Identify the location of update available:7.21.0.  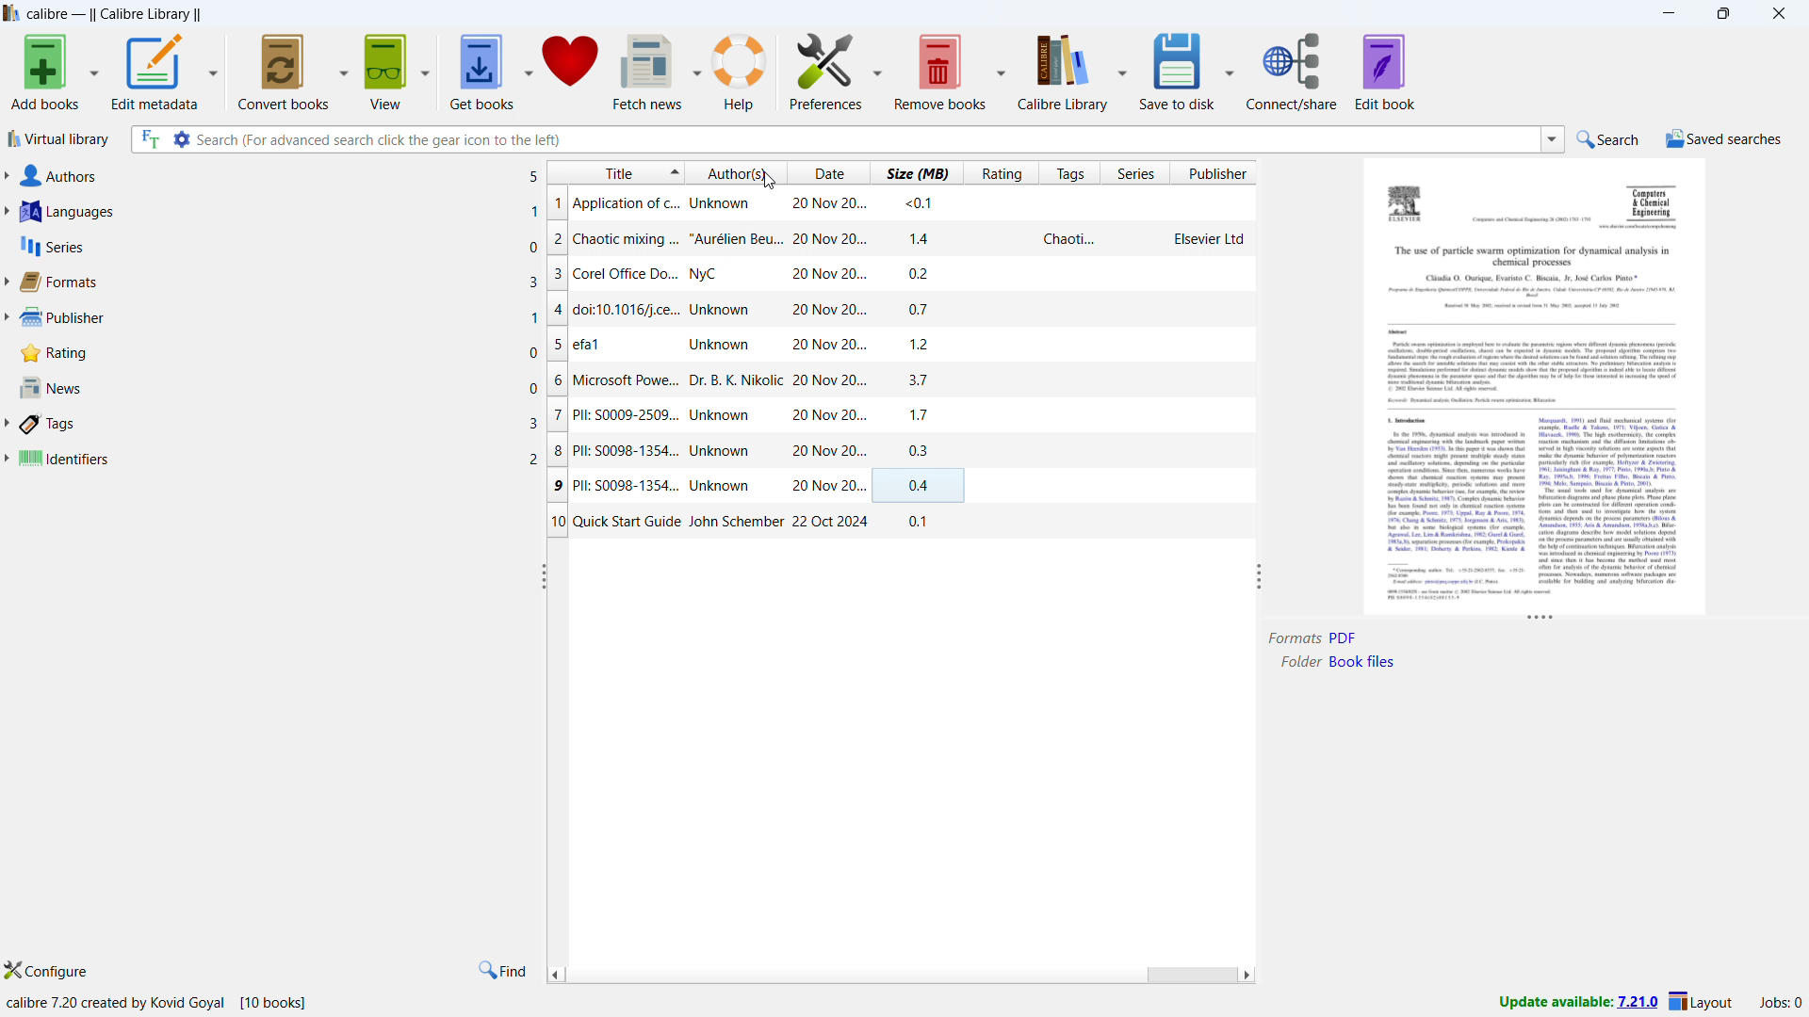
(1575, 1003).